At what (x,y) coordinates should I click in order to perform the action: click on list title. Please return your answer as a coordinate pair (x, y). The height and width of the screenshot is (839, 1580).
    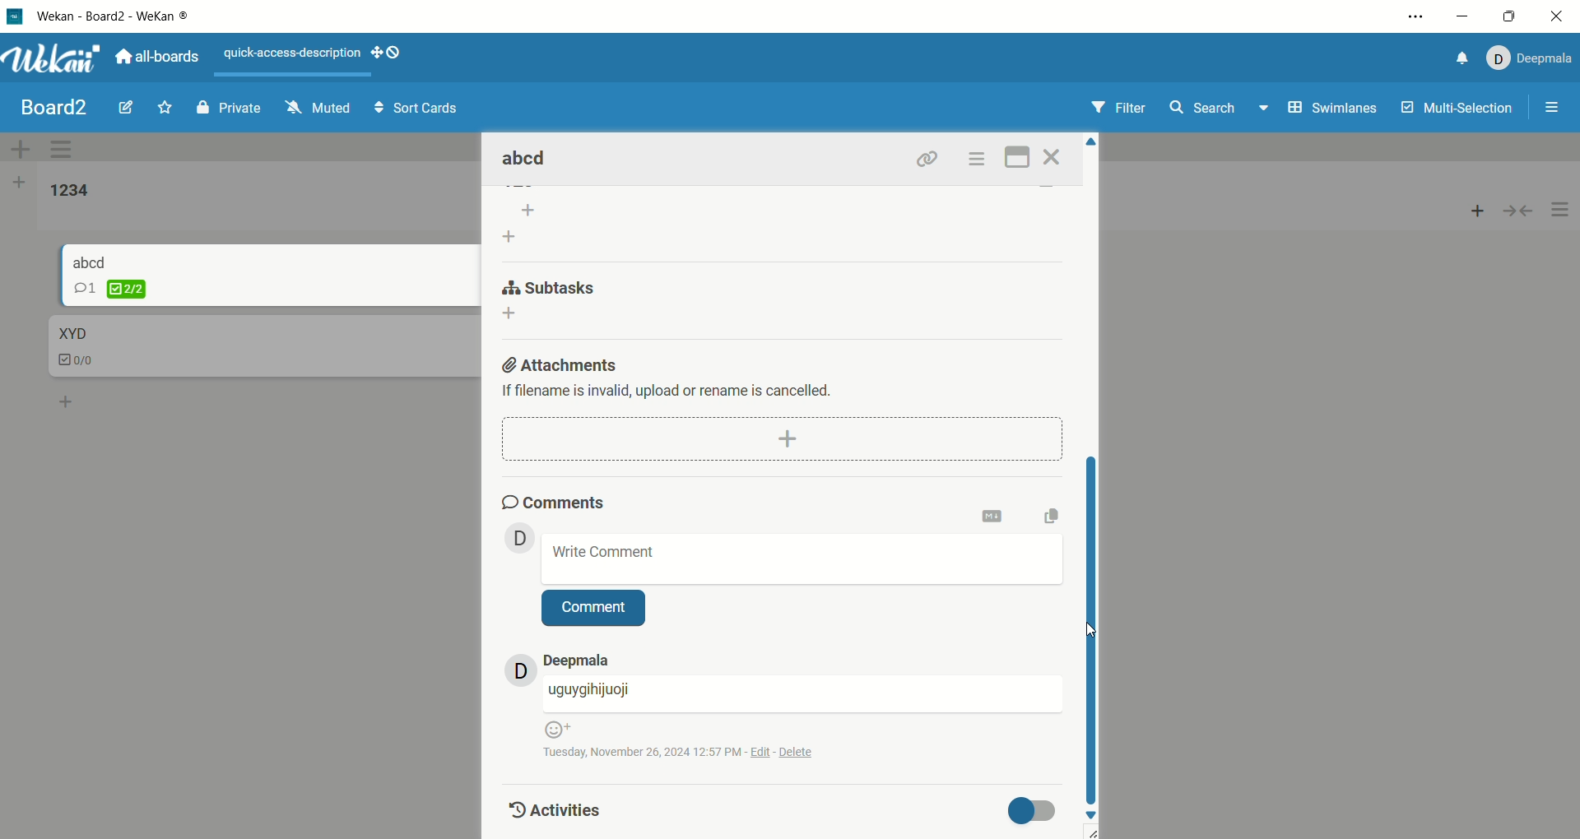
    Looking at the image, I should click on (70, 192).